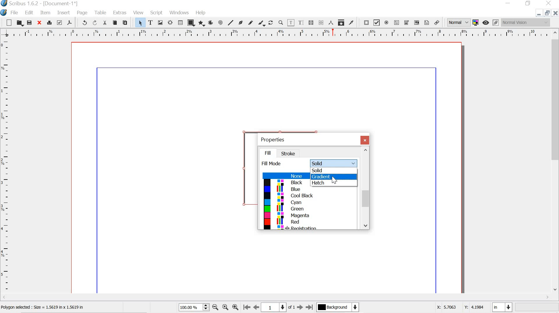 The image size is (559, 313). What do you see at coordinates (221, 22) in the screenshot?
I see `spiral` at bounding box center [221, 22].